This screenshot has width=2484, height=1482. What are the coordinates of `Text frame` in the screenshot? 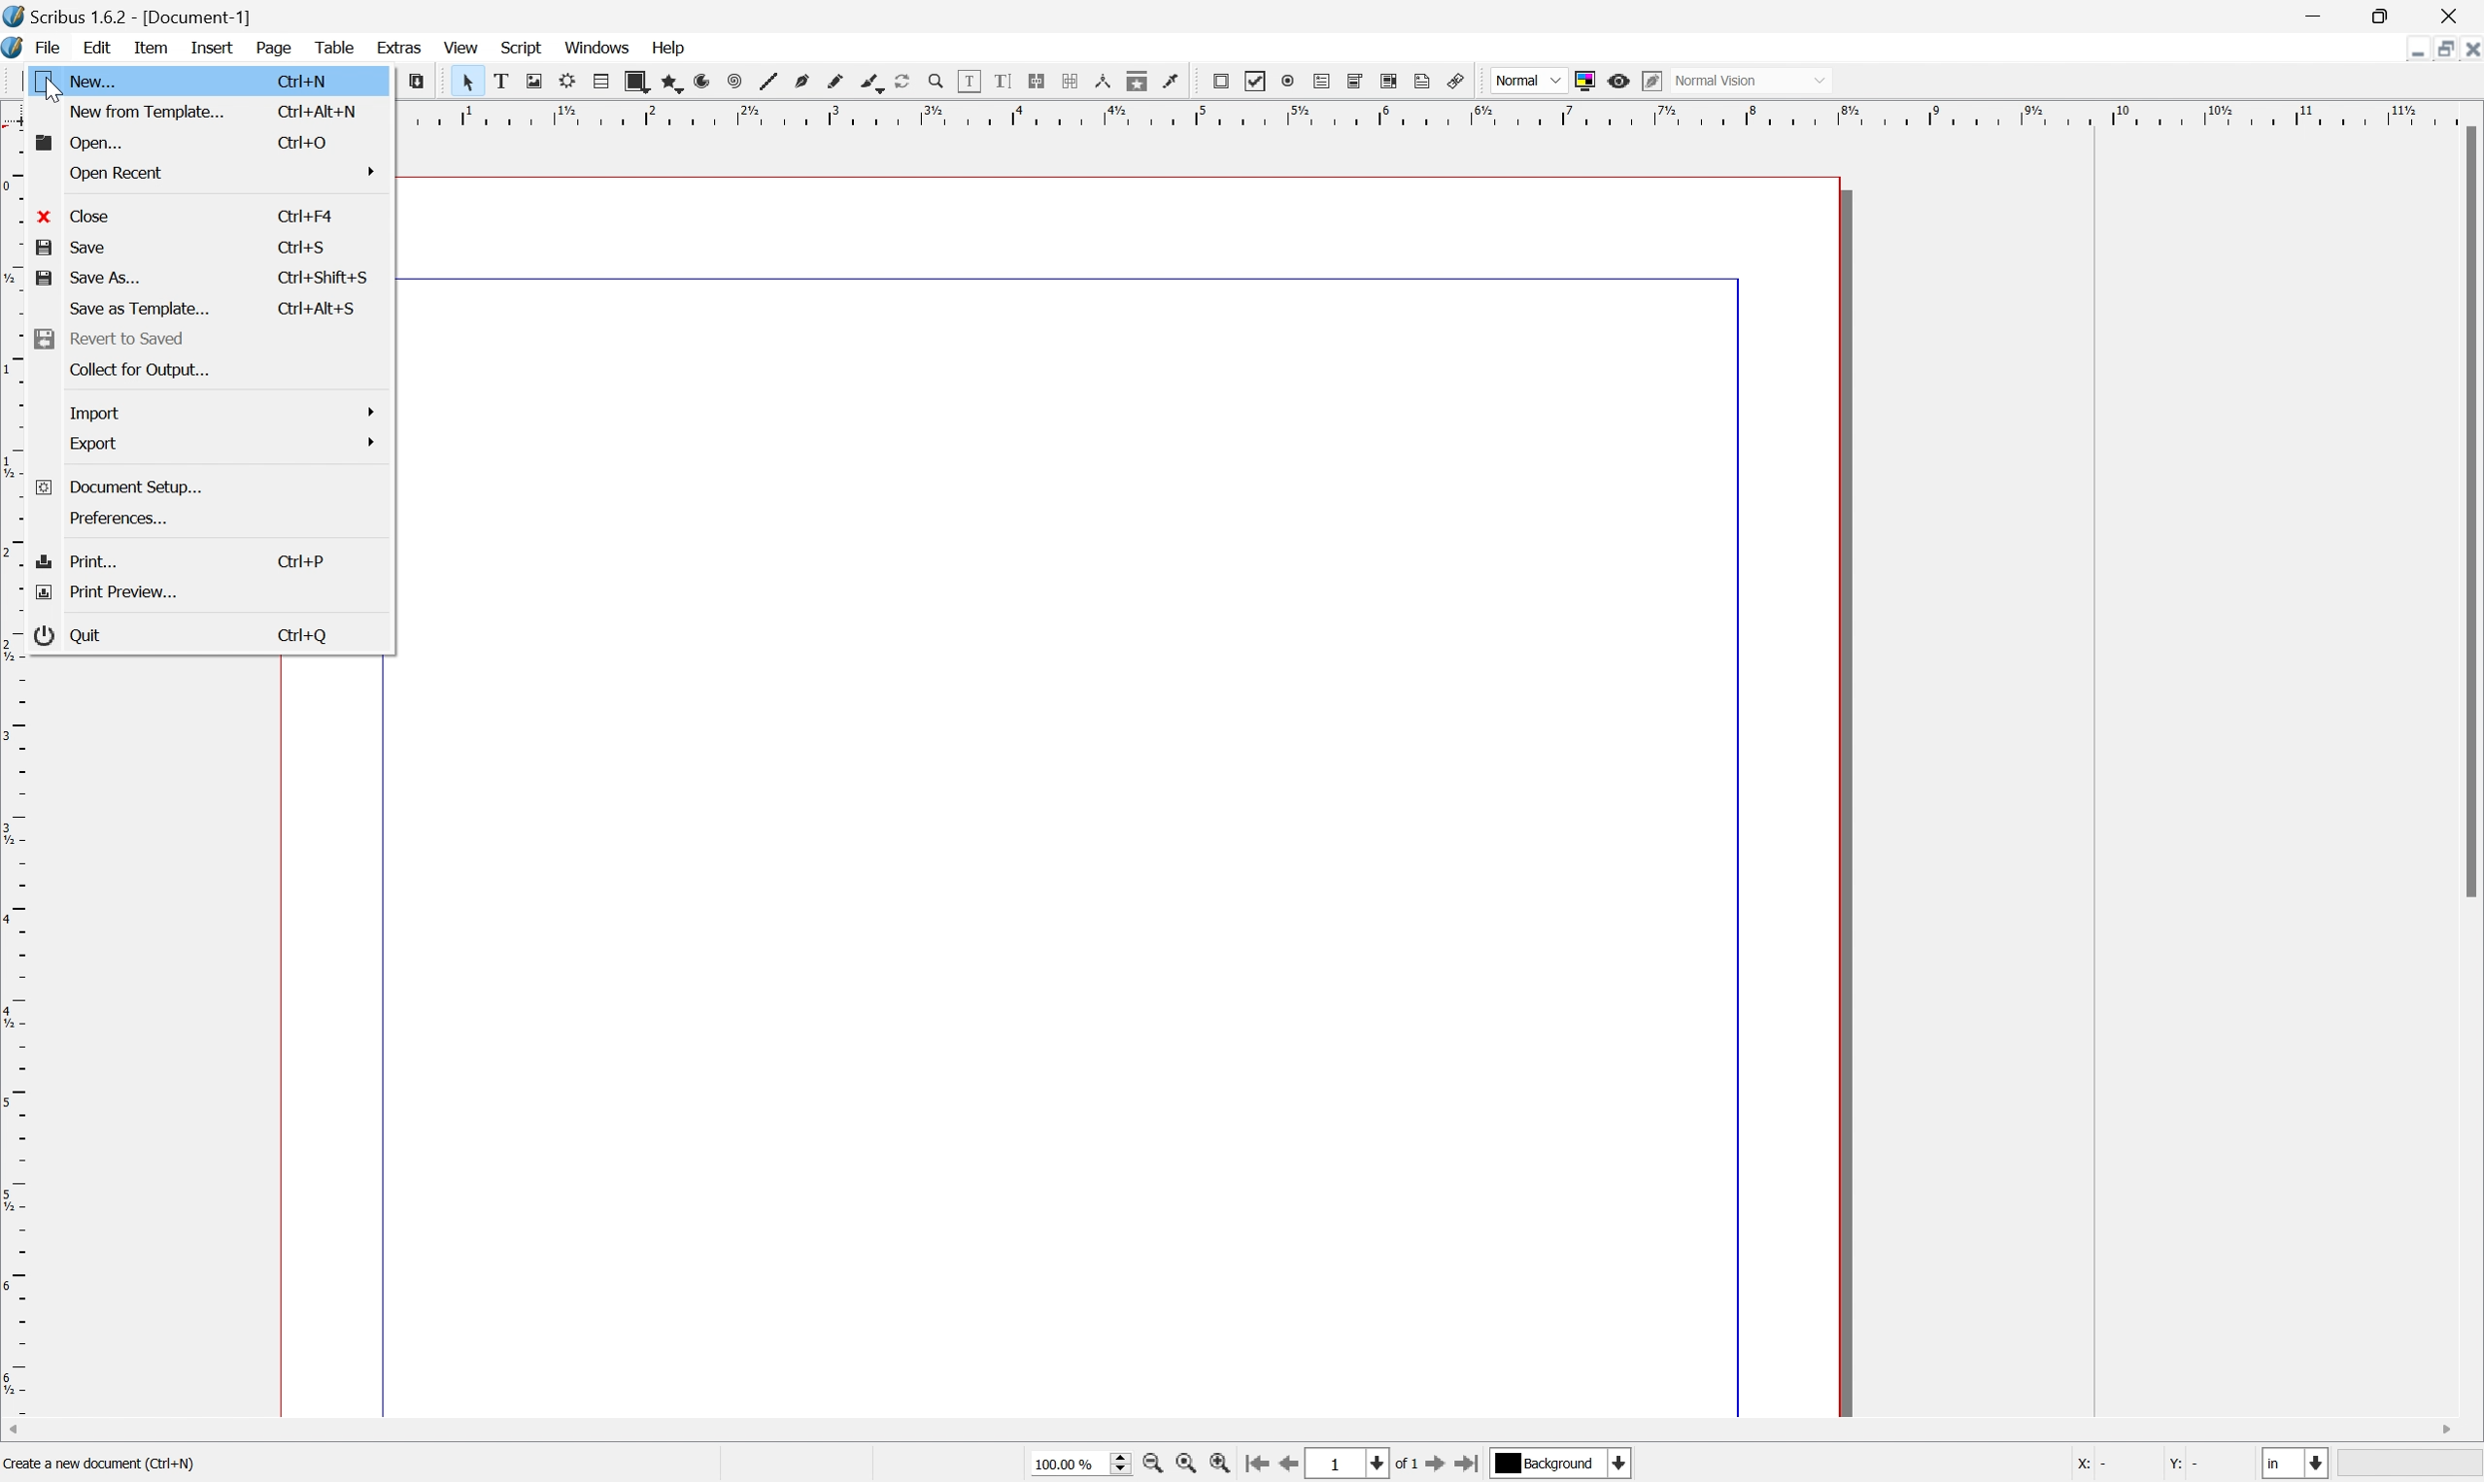 It's located at (500, 82).